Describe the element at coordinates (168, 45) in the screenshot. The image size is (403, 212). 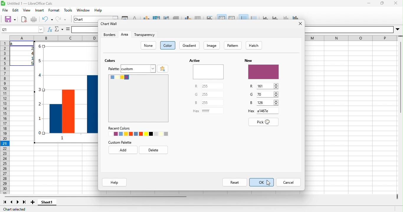
I see `color` at that location.